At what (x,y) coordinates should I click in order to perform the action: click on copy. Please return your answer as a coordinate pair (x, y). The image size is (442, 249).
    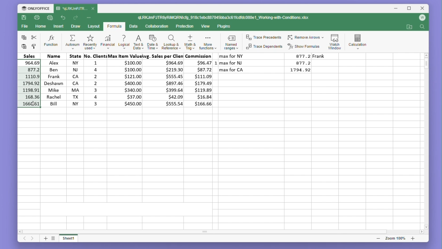
    Looking at the image, I should click on (23, 37).